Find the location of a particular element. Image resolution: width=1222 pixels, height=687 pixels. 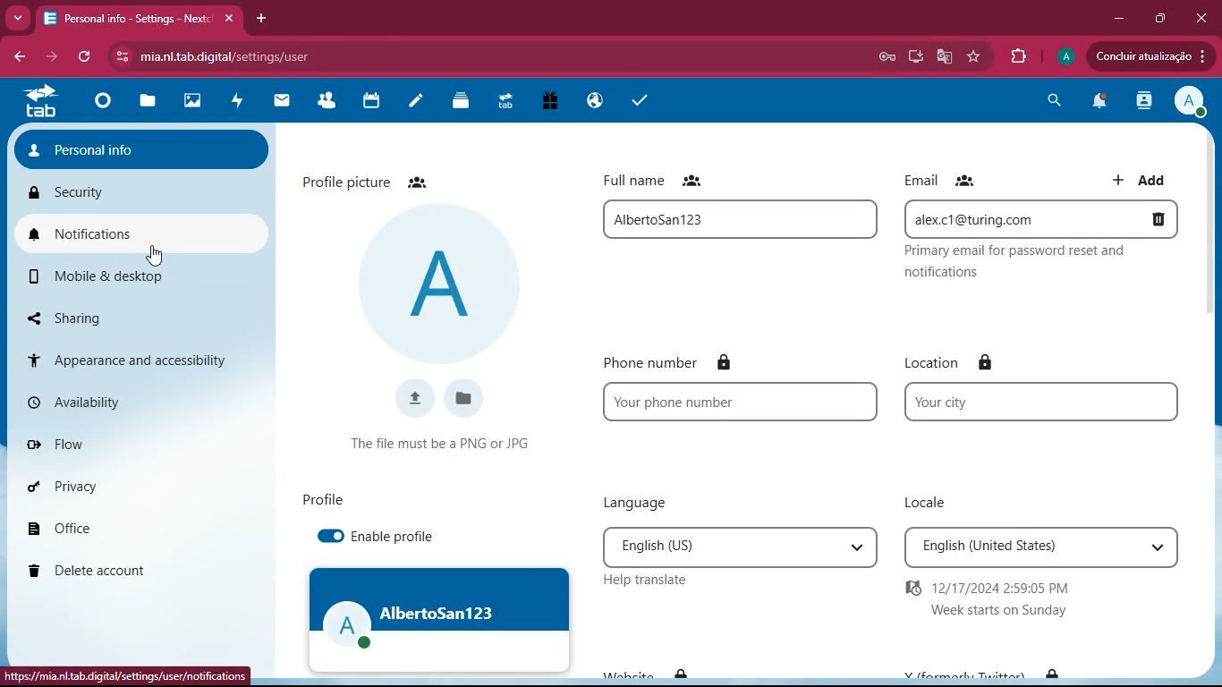

delete is located at coordinates (106, 568).